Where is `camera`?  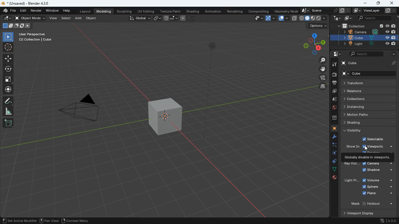 camera is located at coordinates (321, 78).